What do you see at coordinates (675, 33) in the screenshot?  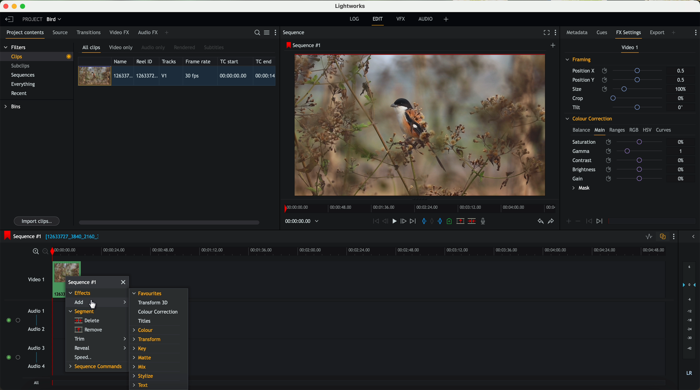 I see `add panel` at bounding box center [675, 33].